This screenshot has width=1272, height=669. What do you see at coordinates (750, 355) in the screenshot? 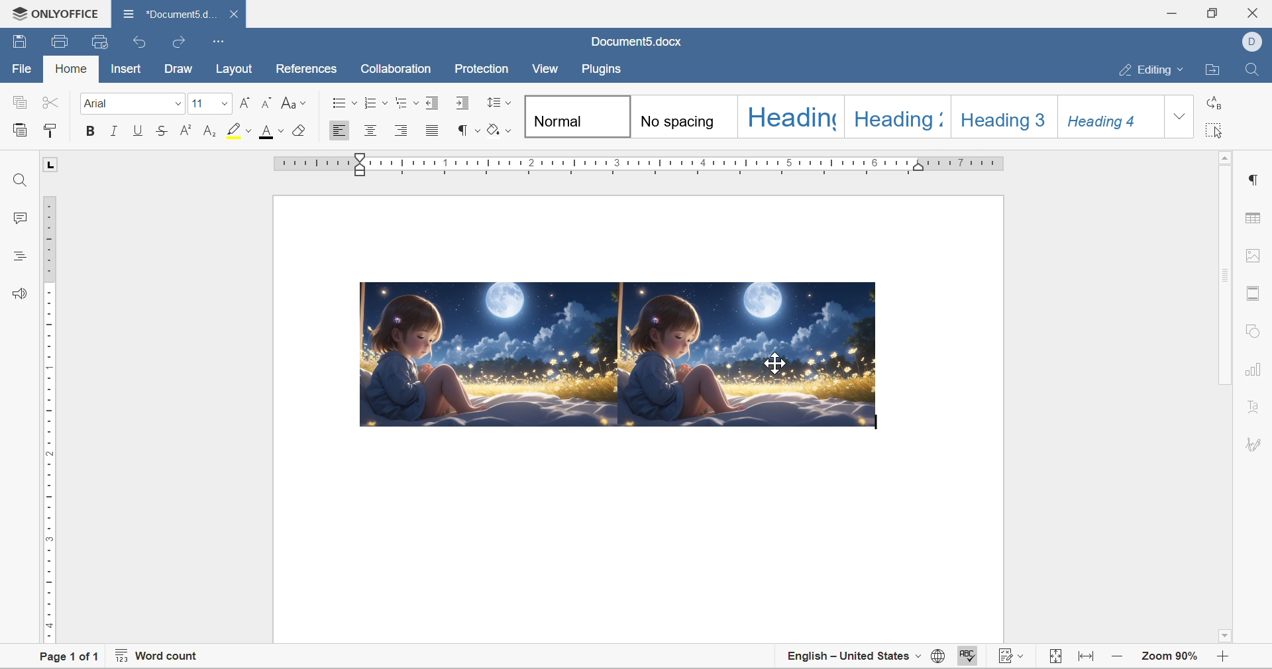
I see `image` at bounding box center [750, 355].